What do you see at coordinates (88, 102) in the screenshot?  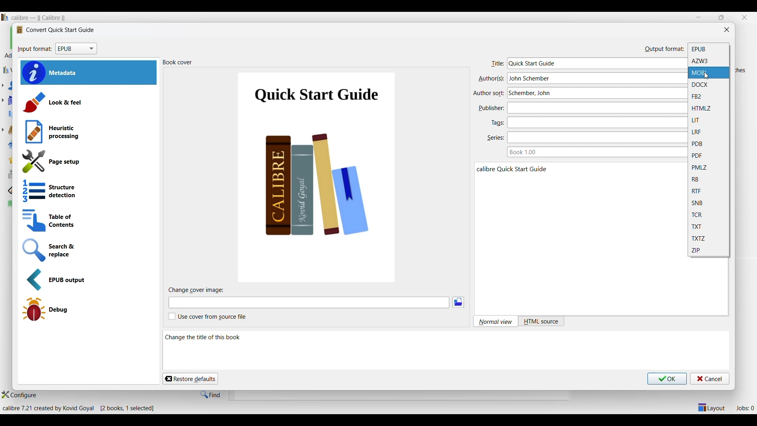 I see `Laak and feel` at bounding box center [88, 102].